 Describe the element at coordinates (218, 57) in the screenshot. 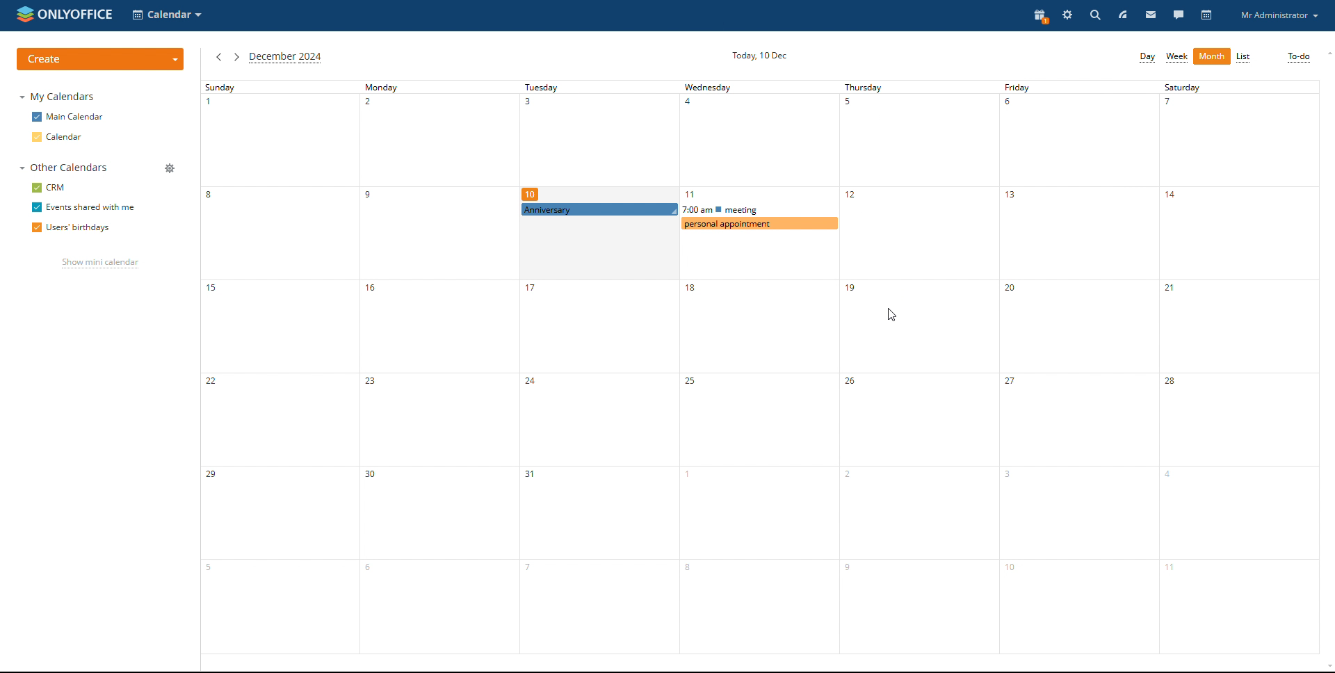

I see `previous month` at that location.